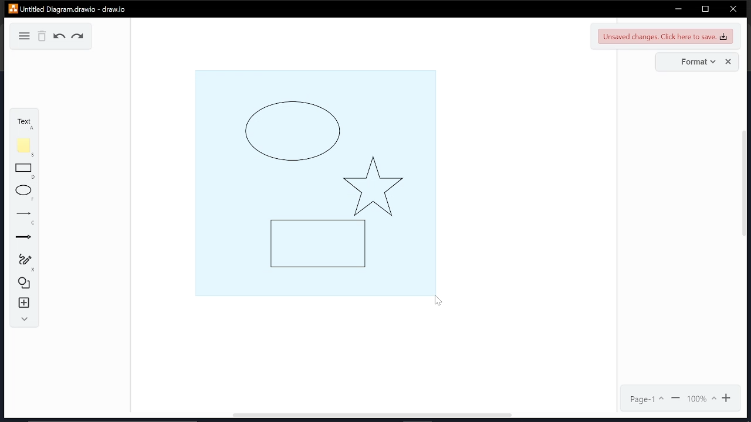 The width and height of the screenshot is (751, 422). Describe the element at coordinates (60, 37) in the screenshot. I see `undo` at that location.